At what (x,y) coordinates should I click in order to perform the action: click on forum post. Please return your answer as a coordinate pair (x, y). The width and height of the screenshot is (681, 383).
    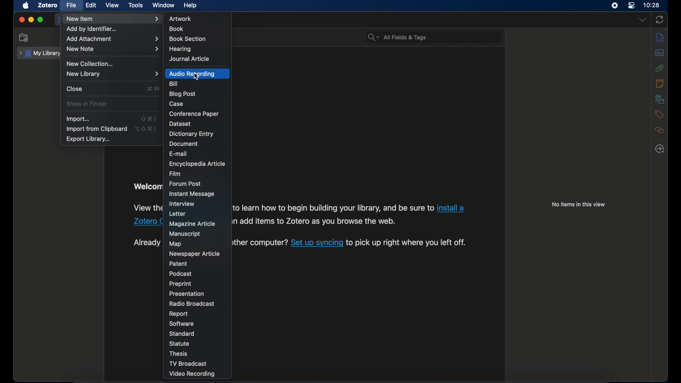
    Looking at the image, I should click on (186, 184).